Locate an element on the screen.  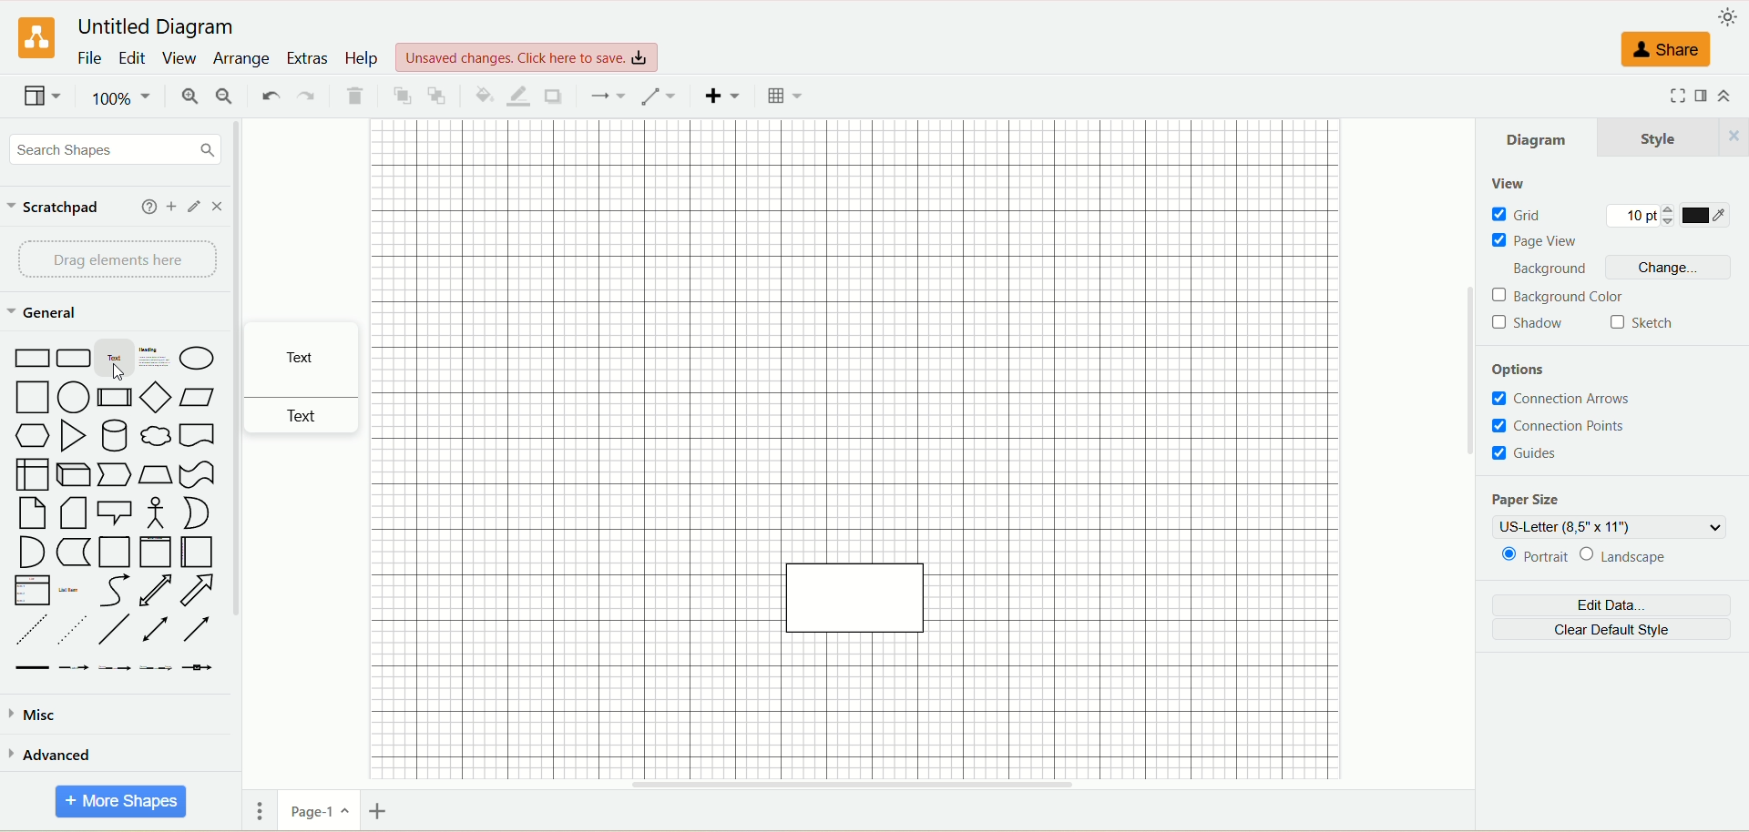
insert page is located at coordinates (376, 814).